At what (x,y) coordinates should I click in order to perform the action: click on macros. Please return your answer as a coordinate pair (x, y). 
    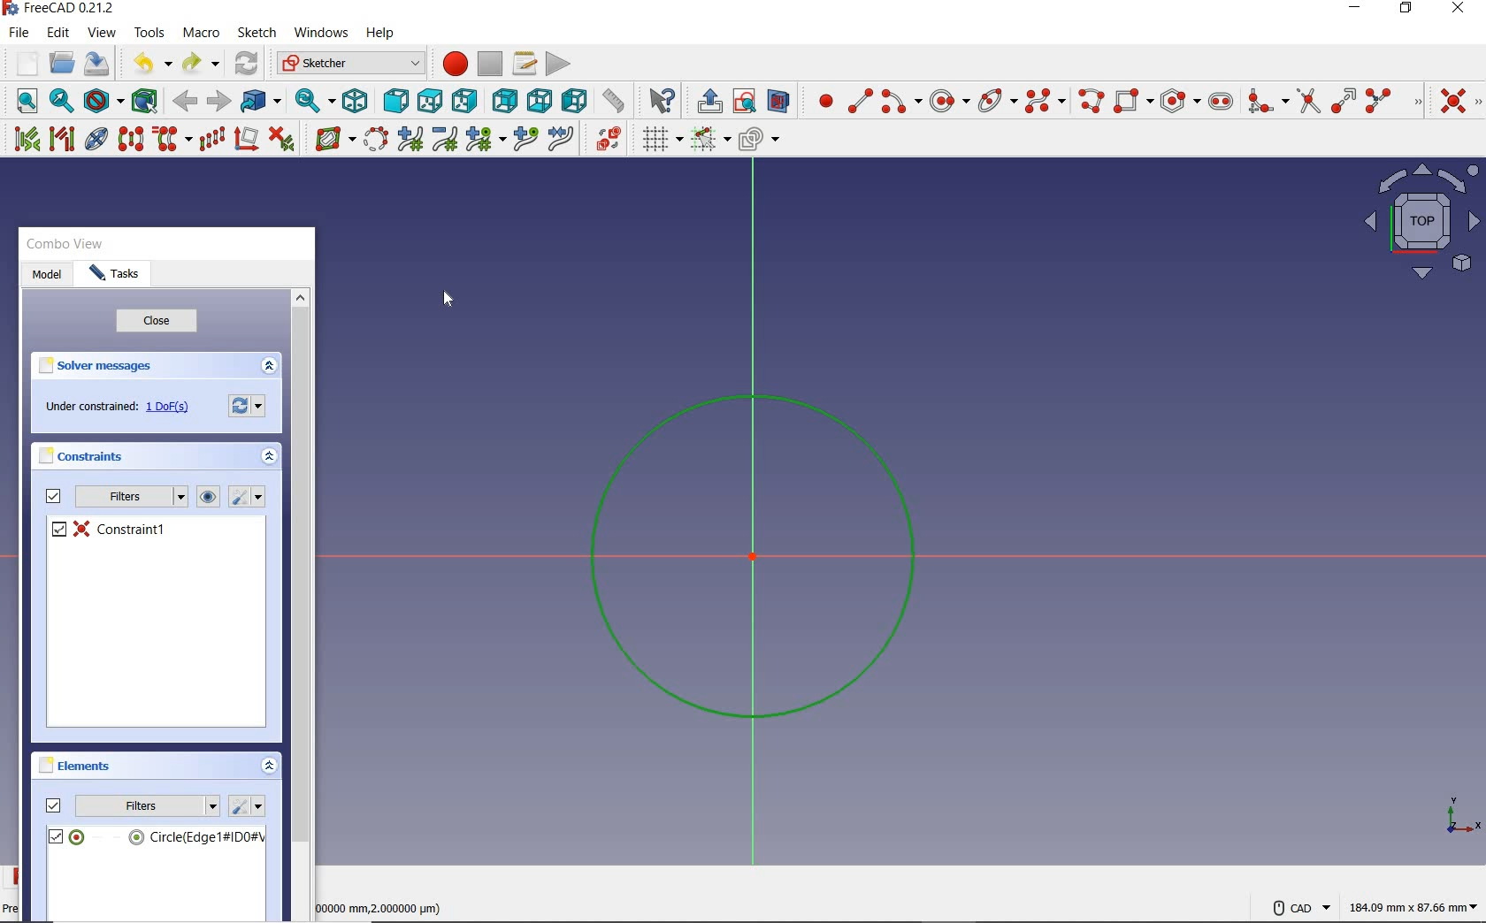
    Looking at the image, I should click on (525, 64).